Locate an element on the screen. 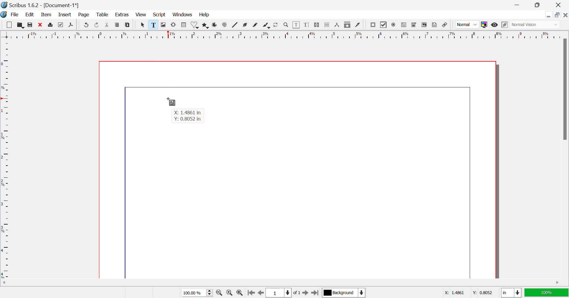 The image size is (569, 298). Horizontal Scroll Bar is located at coordinates (277, 283).